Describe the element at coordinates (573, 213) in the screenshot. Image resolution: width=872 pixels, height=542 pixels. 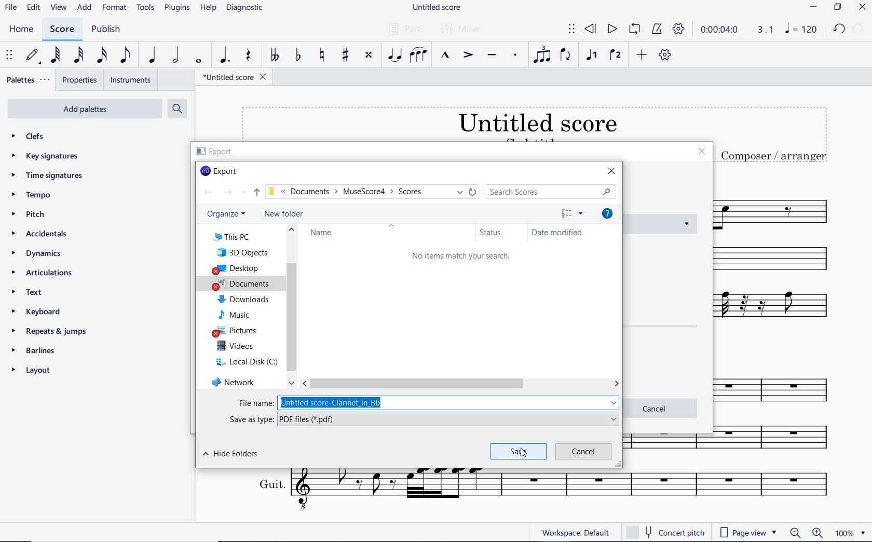
I see `CHANGE YOUR VIEW` at that location.